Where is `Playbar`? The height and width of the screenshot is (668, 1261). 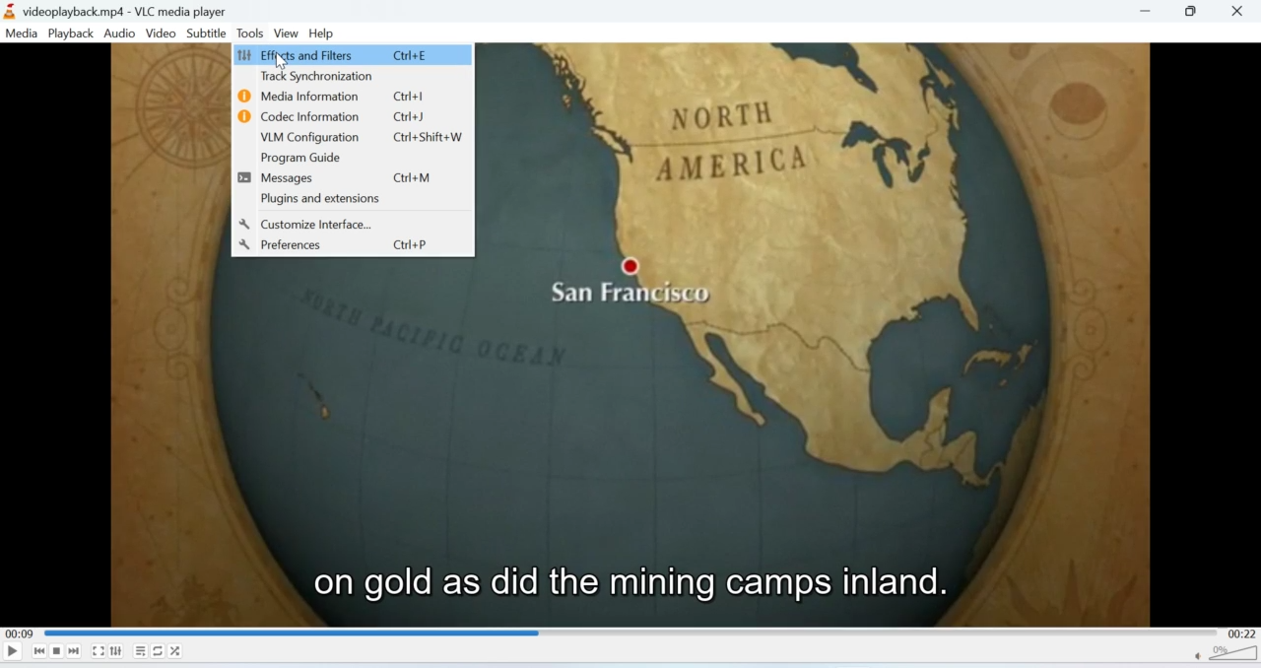 Playbar is located at coordinates (632, 633).